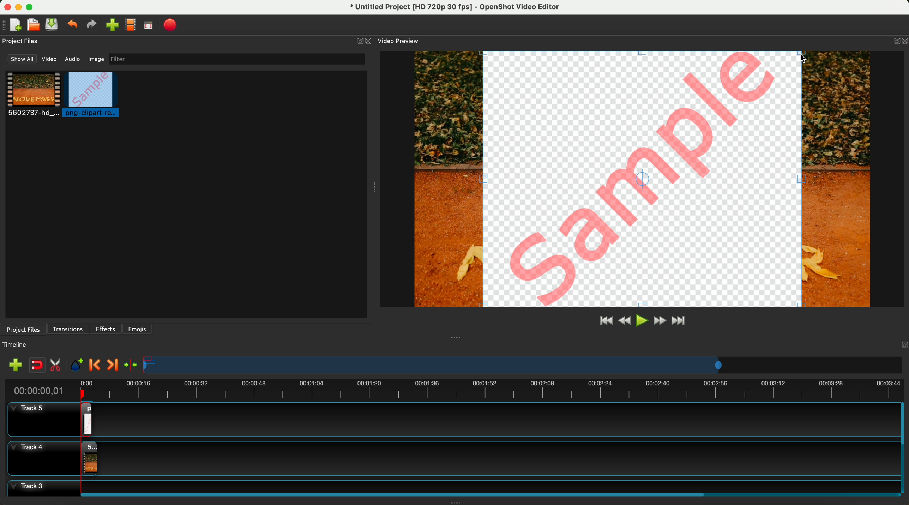 This screenshot has height=505, width=909. What do you see at coordinates (73, 59) in the screenshot?
I see `audio` at bounding box center [73, 59].